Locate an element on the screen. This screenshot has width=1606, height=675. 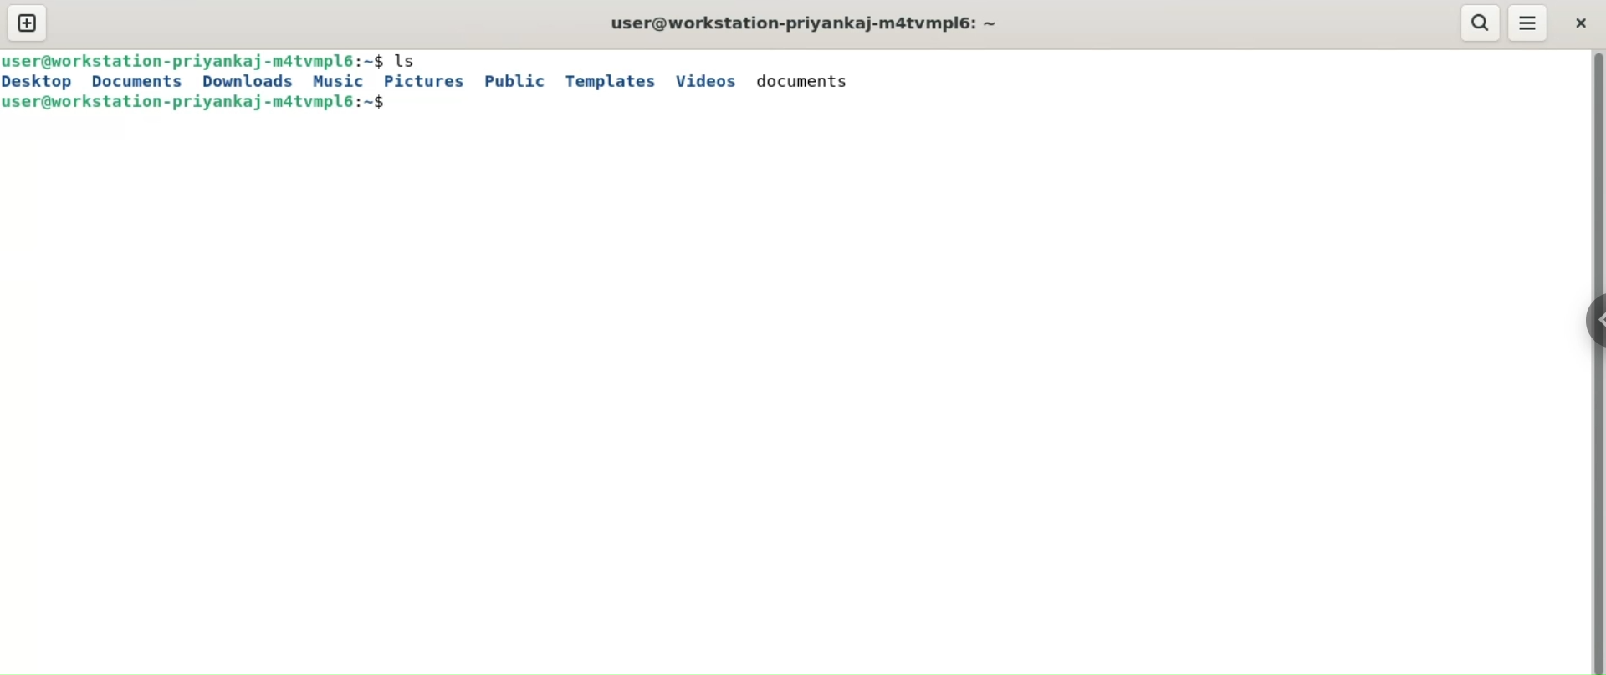
public is located at coordinates (518, 79).